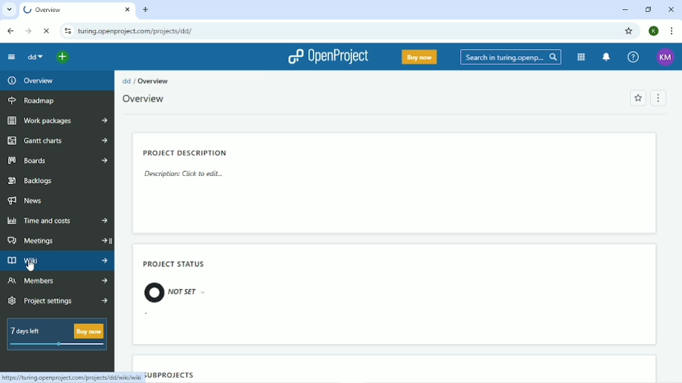 This screenshot has width=682, height=383. What do you see at coordinates (171, 292) in the screenshot?
I see `NOT SET` at bounding box center [171, 292].